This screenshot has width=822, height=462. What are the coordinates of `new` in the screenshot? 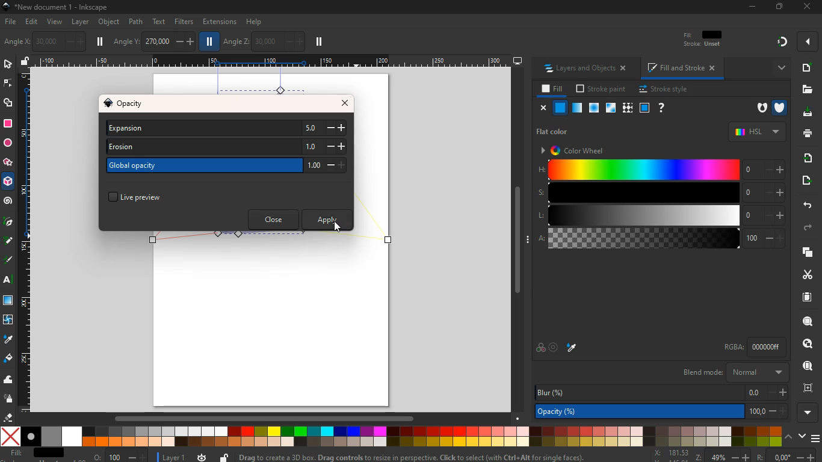 It's located at (806, 67).